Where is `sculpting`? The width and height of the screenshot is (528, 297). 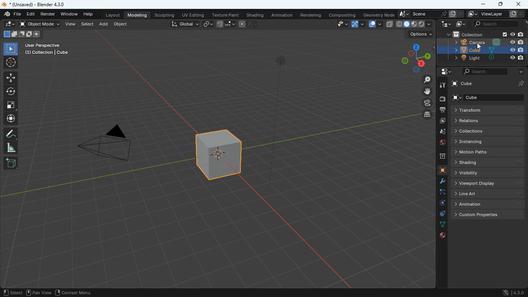
sculpting is located at coordinates (165, 15).